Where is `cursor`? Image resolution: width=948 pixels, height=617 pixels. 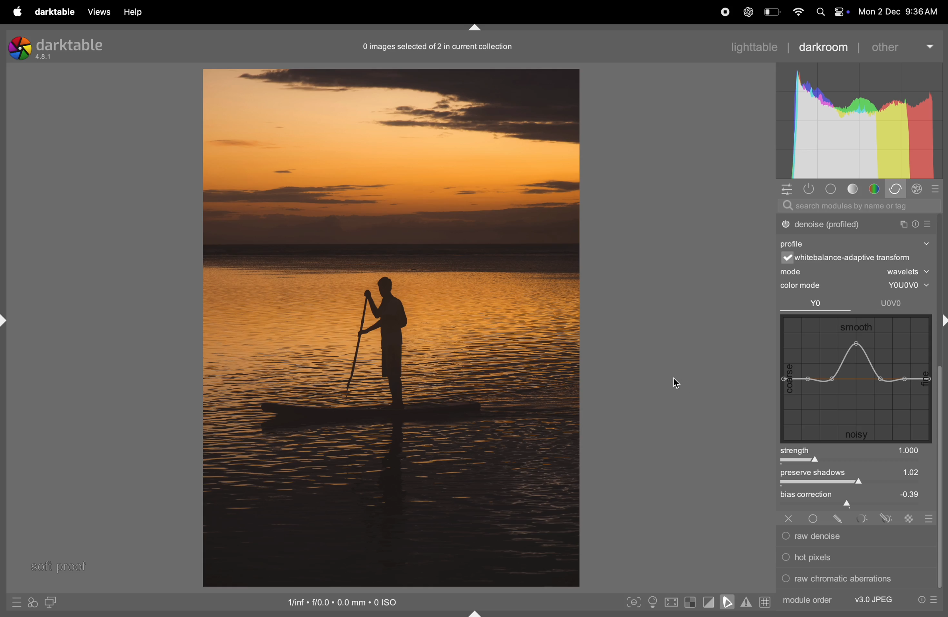
cursor is located at coordinates (677, 382).